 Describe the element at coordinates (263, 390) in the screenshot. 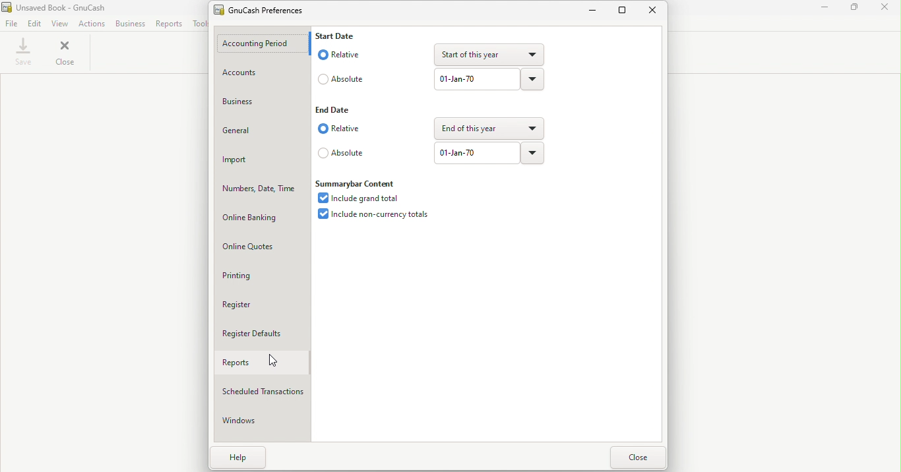

I see `Scheduled transactions` at that location.